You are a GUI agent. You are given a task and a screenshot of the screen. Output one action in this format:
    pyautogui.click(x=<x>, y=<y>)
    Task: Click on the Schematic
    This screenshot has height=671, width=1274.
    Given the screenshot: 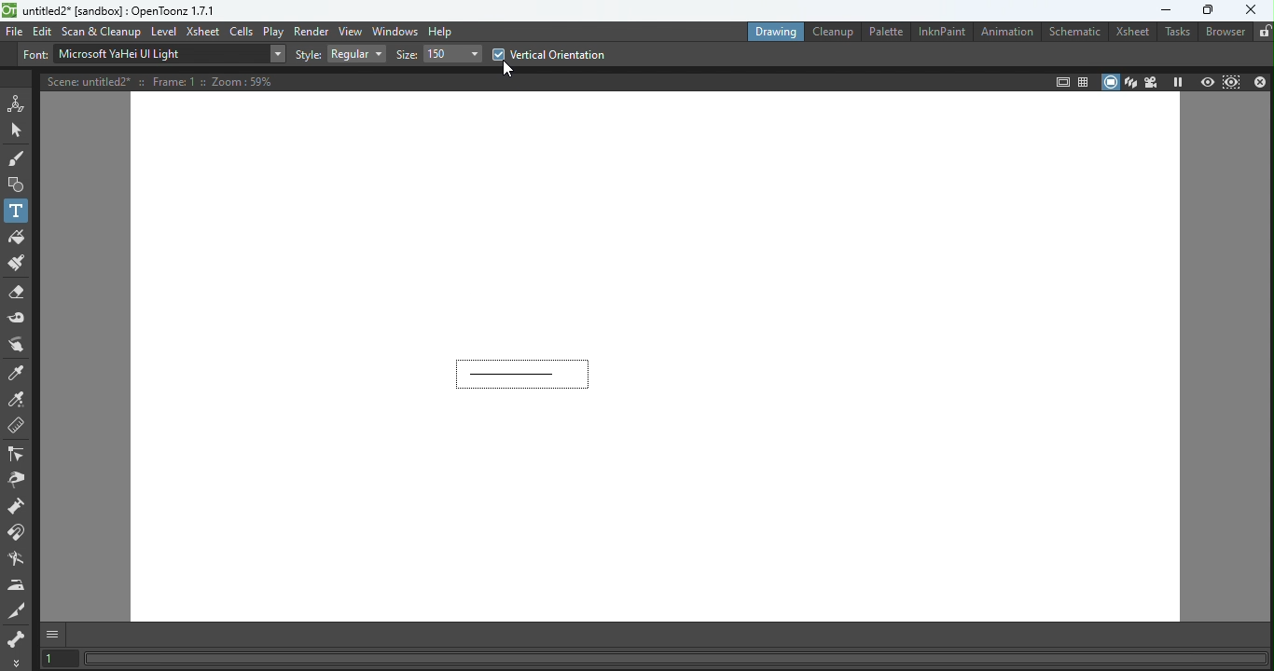 What is the action you would take?
    pyautogui.click(x=1074, y=32)
    